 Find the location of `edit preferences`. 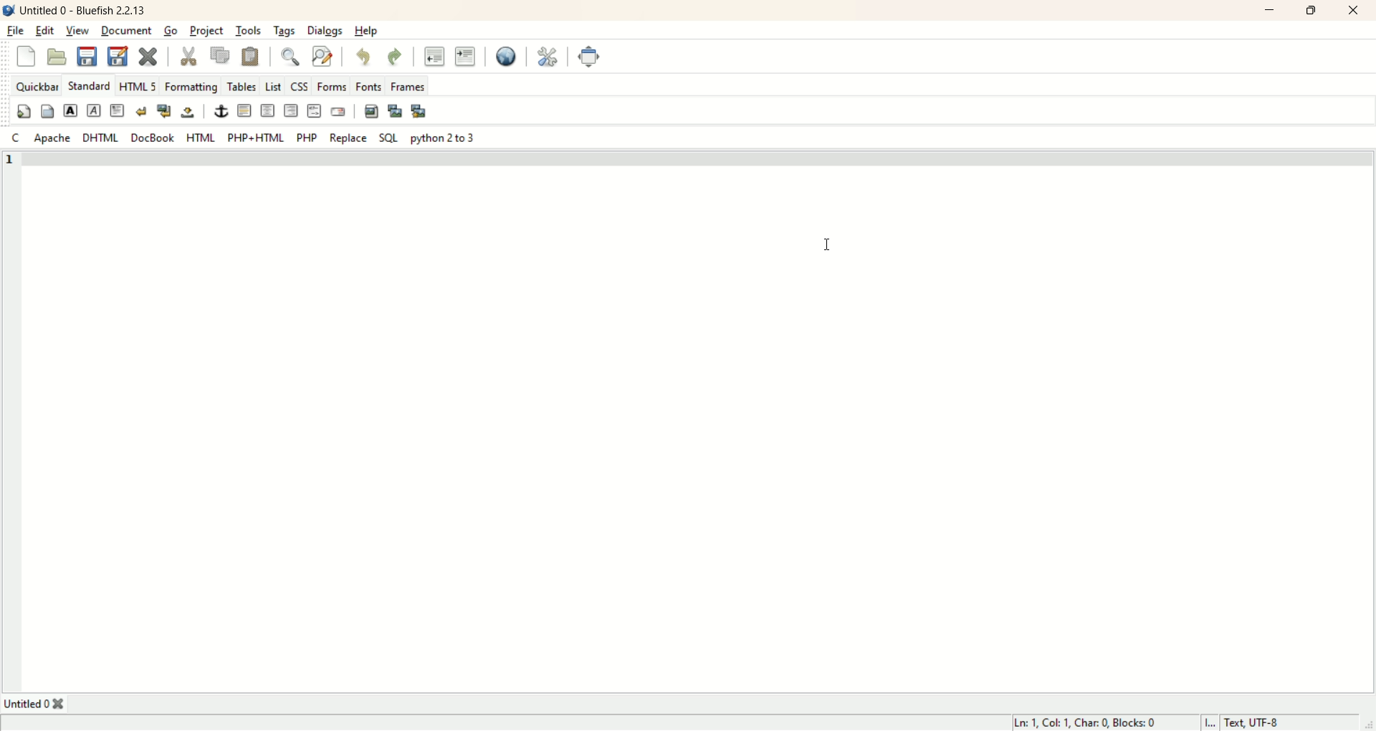

edit preferences is located at coordinates (547, 57).